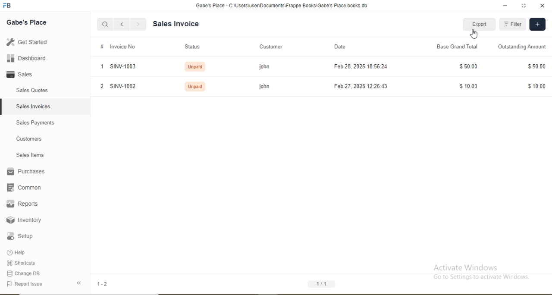 This screenshot has height=295, width=552. Describe the element at coordinates (23, 236) in the screenshot. I see `Setup` at that location.